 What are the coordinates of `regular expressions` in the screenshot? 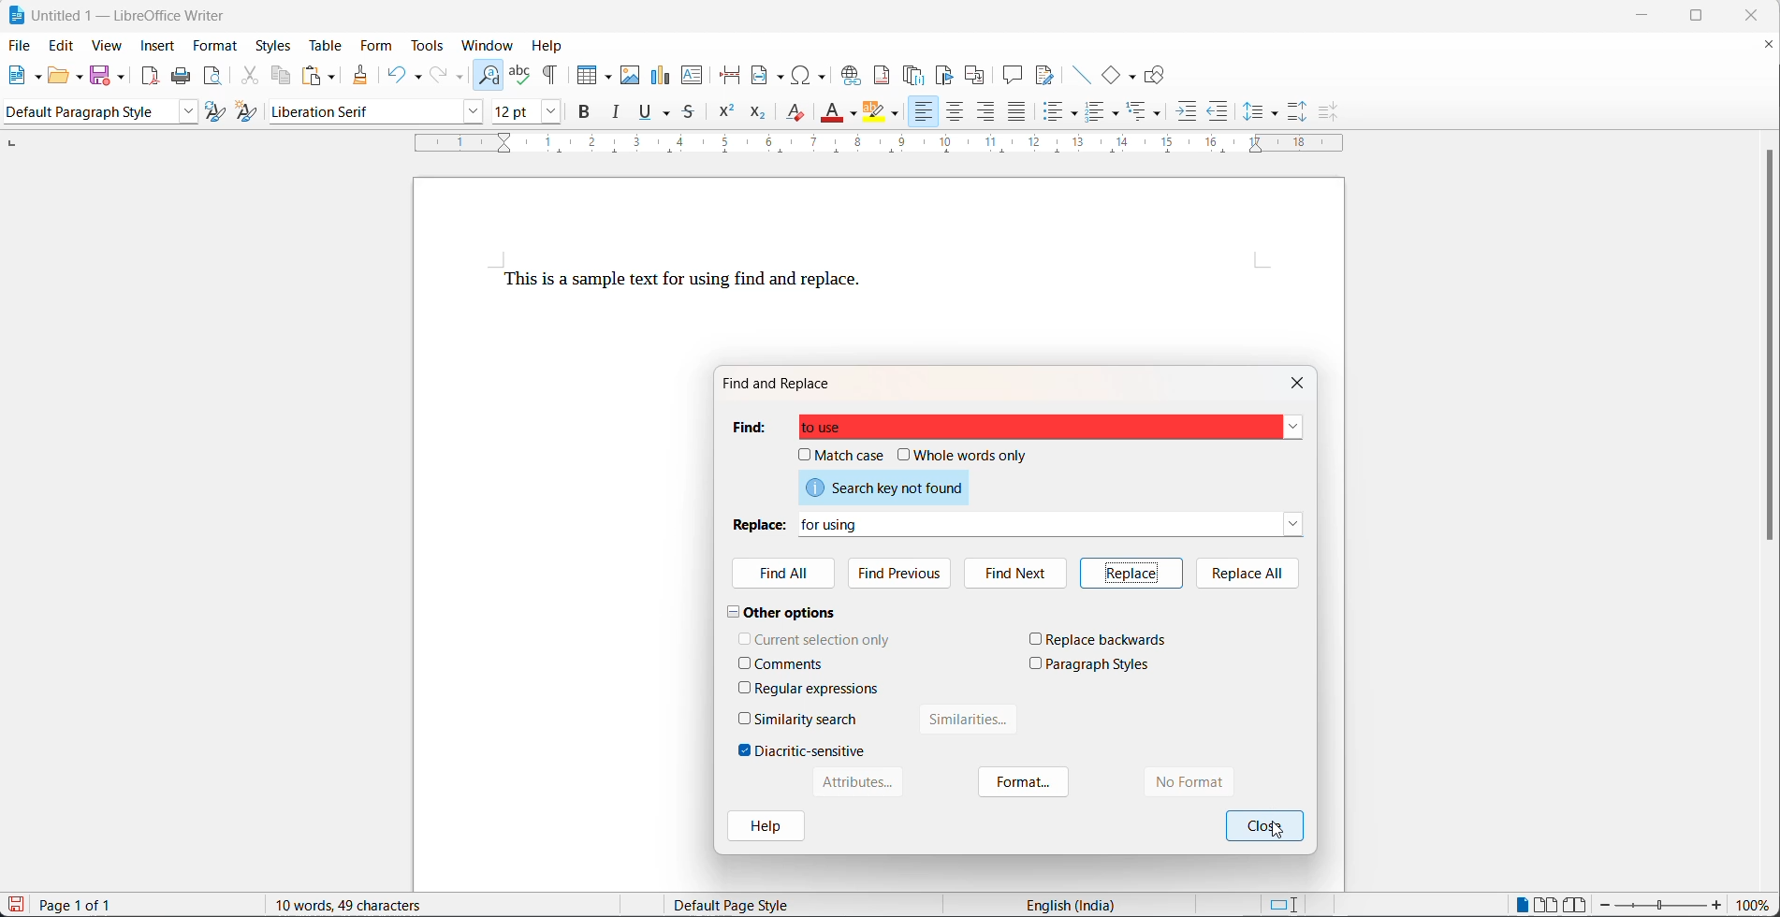 It's located at (819, 689).